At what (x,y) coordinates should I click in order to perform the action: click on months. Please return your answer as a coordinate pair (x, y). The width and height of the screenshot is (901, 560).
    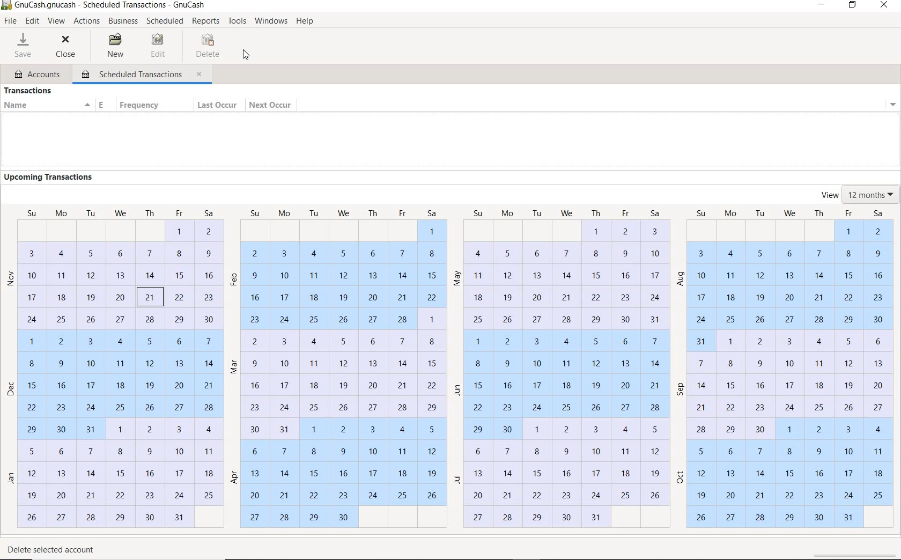
    Looking at the image, I should click on (233, 378).